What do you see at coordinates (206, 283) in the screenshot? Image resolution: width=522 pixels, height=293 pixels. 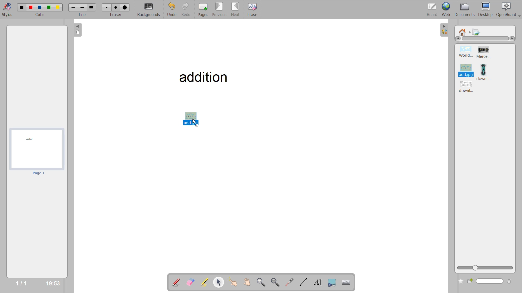 I see `highlight` at bounding box center [206, 283].